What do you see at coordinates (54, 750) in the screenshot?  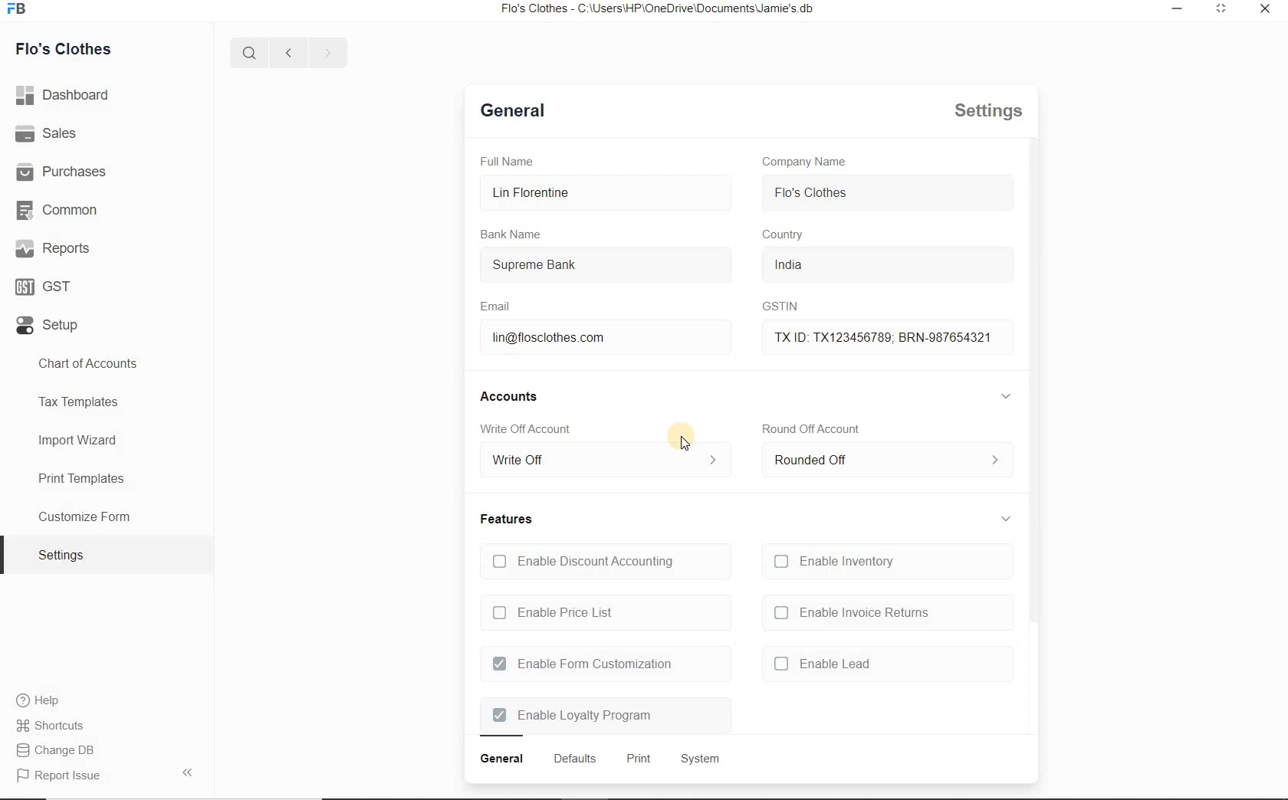 I see `Change DB` at bounding box center [54, 750].